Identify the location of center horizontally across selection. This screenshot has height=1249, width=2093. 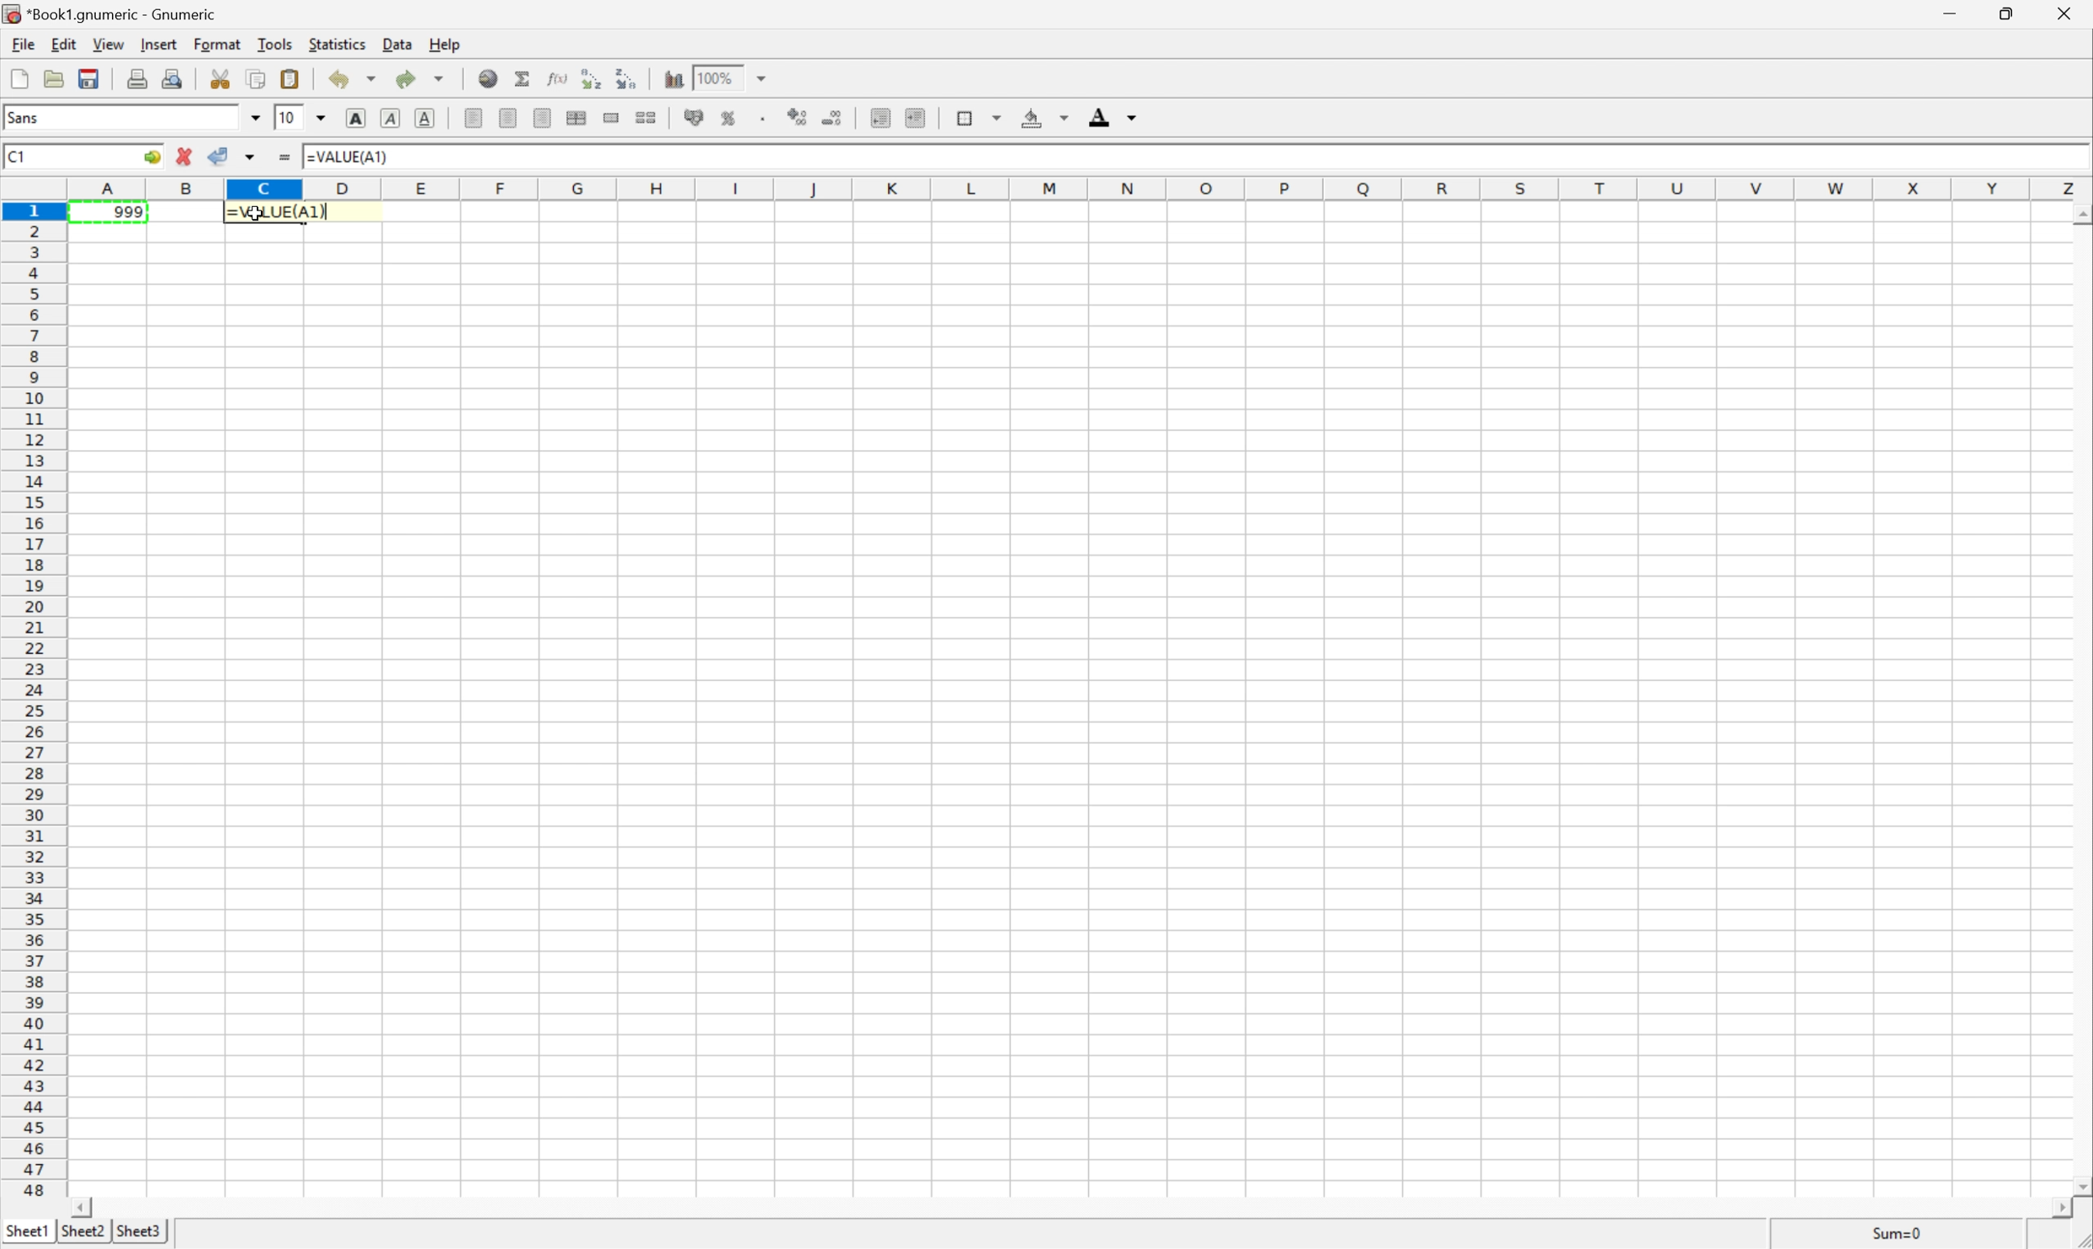
(580, 120).